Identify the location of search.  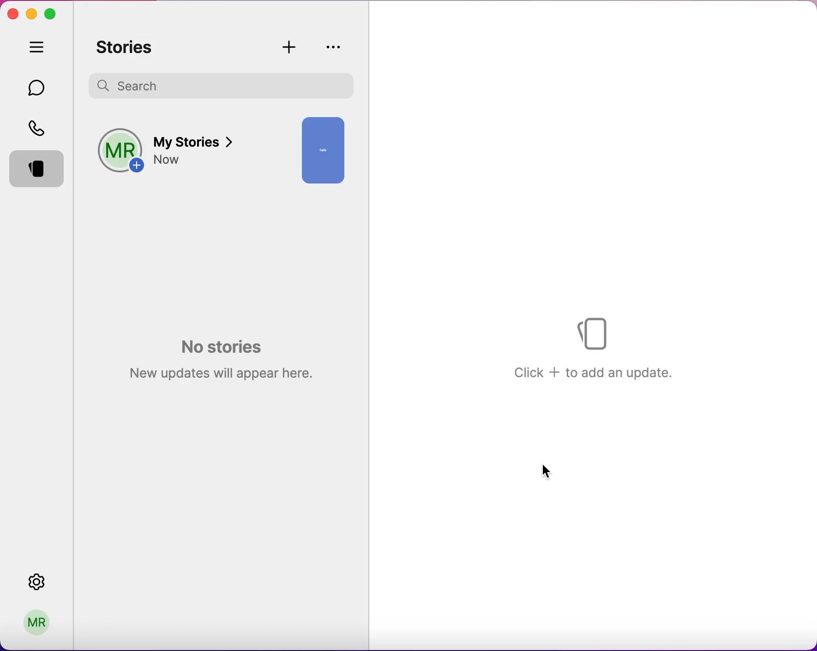
(224, 84).